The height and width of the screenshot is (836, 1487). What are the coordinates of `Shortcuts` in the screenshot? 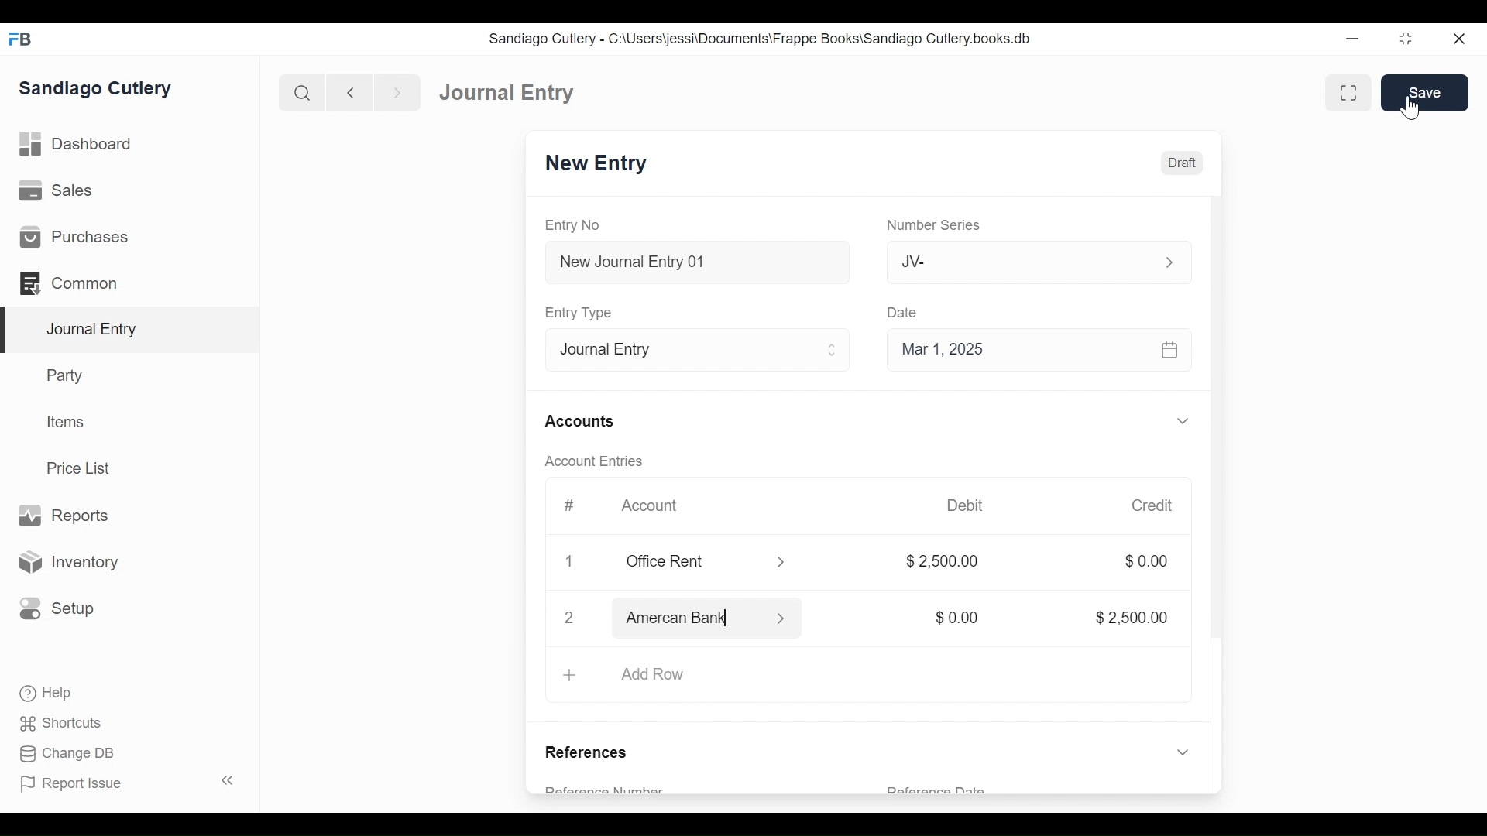 It's located at (53, 724).